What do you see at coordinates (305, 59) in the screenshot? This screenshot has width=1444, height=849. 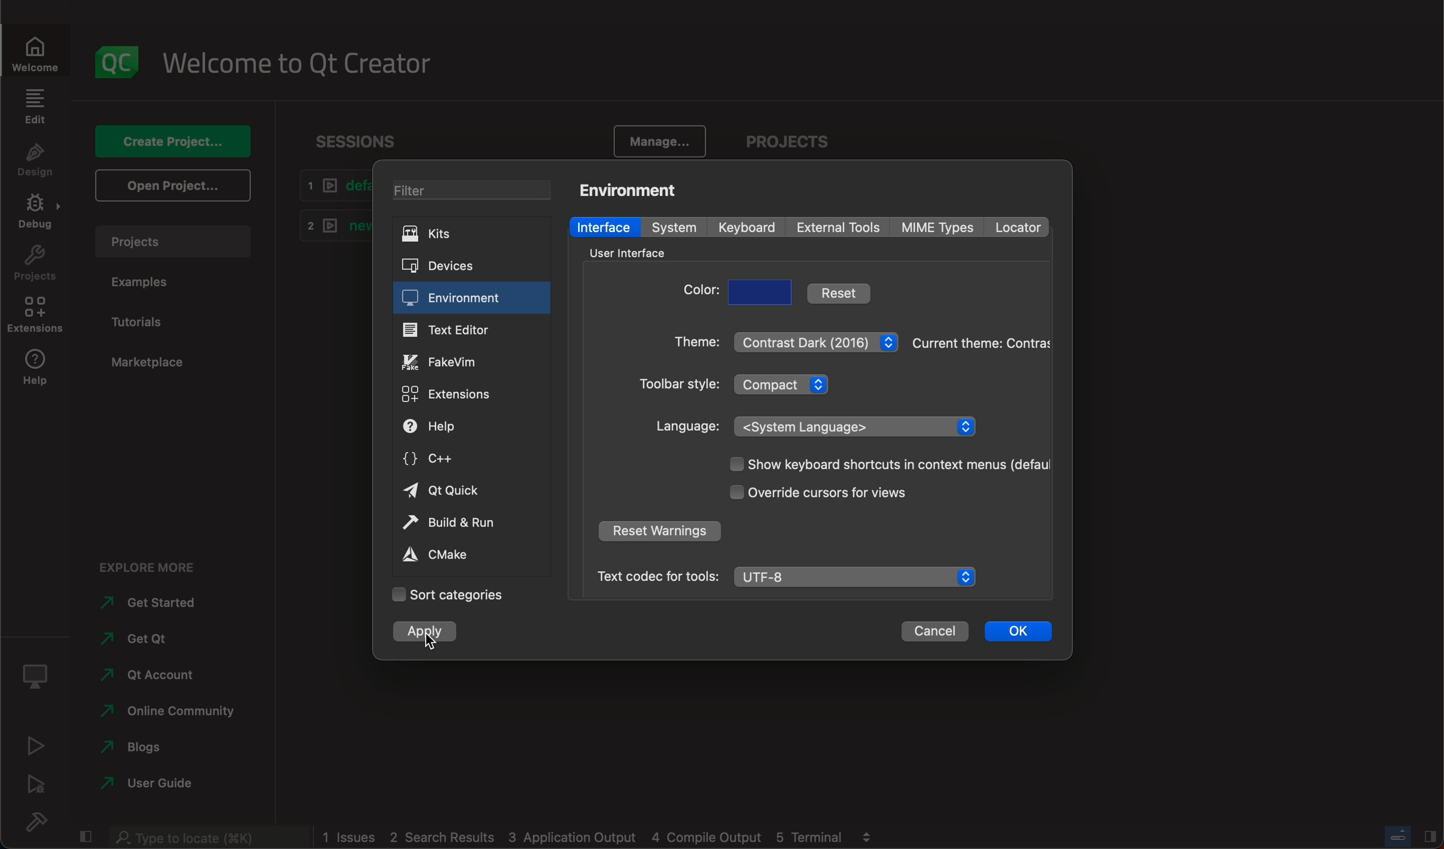 I see `welcomE` at bounding box center [305, 59].